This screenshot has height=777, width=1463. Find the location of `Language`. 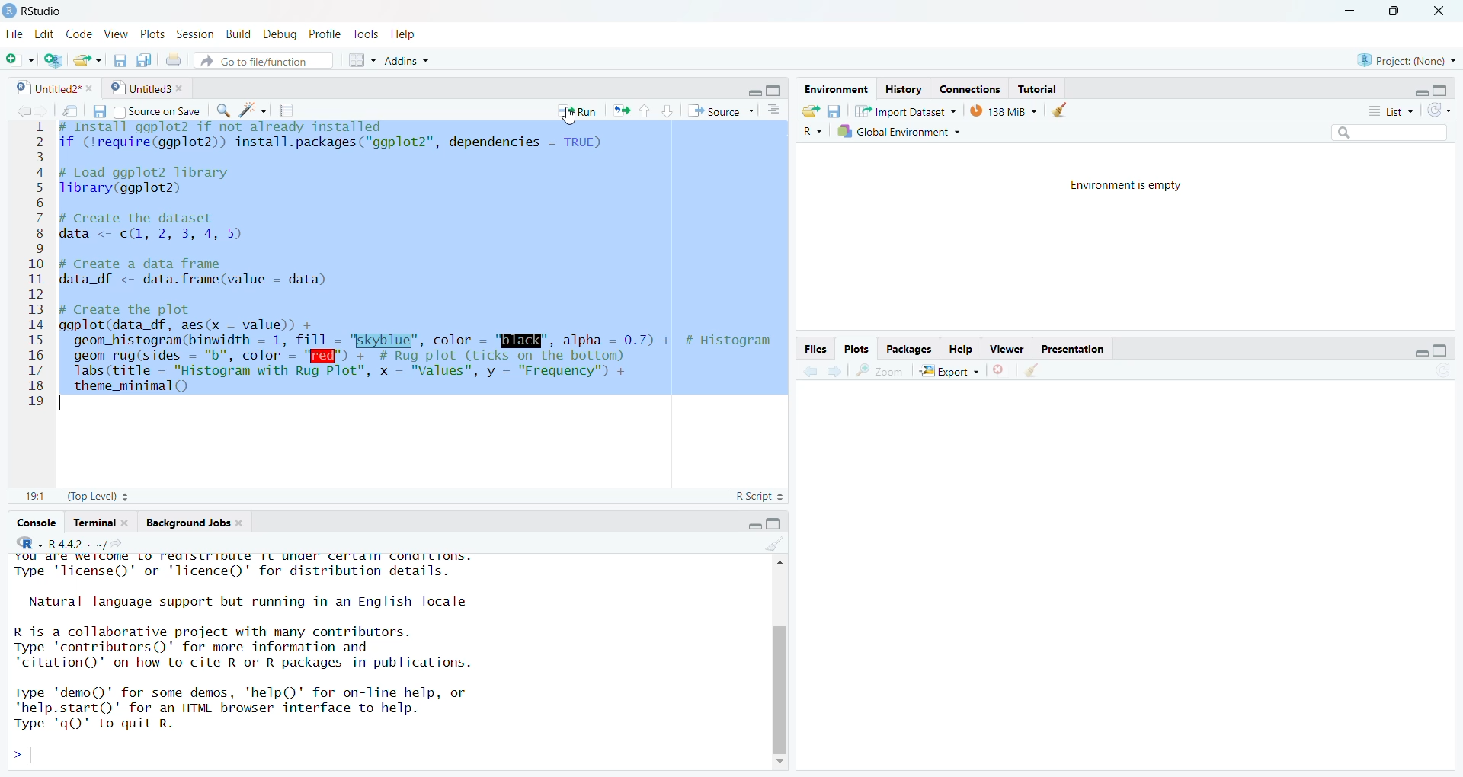

Language is located at coordinates (803, 133).